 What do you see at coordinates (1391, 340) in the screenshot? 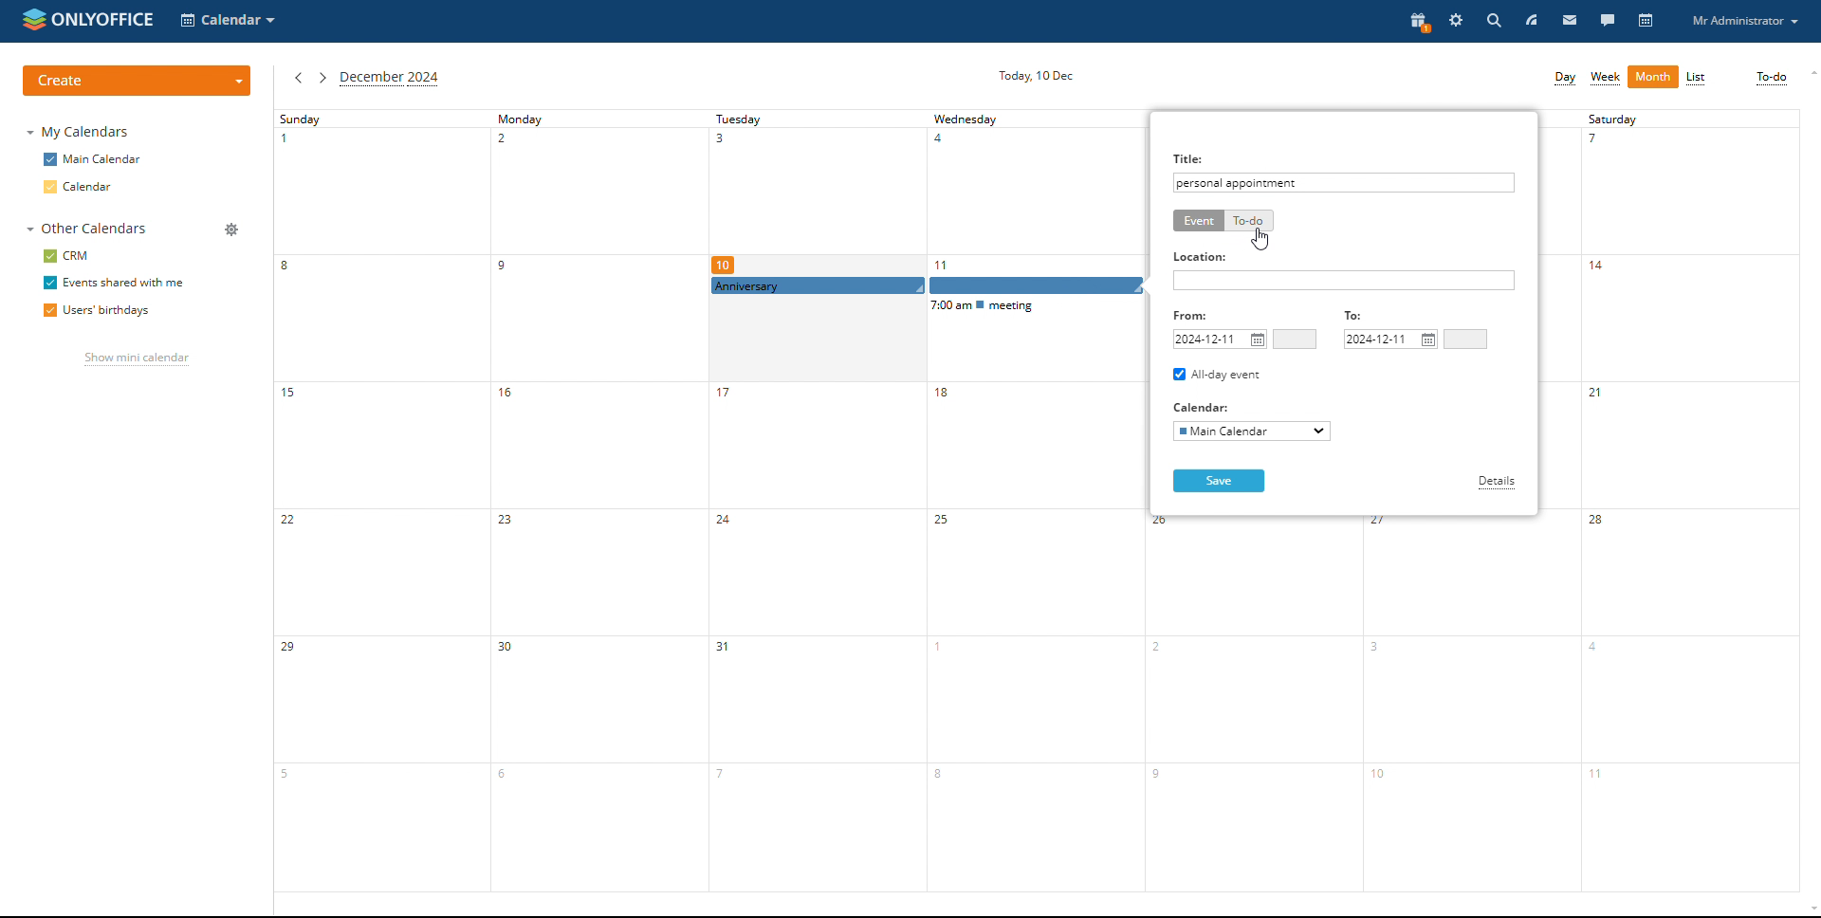
I see `end date` at bounding box center [1391, 340].